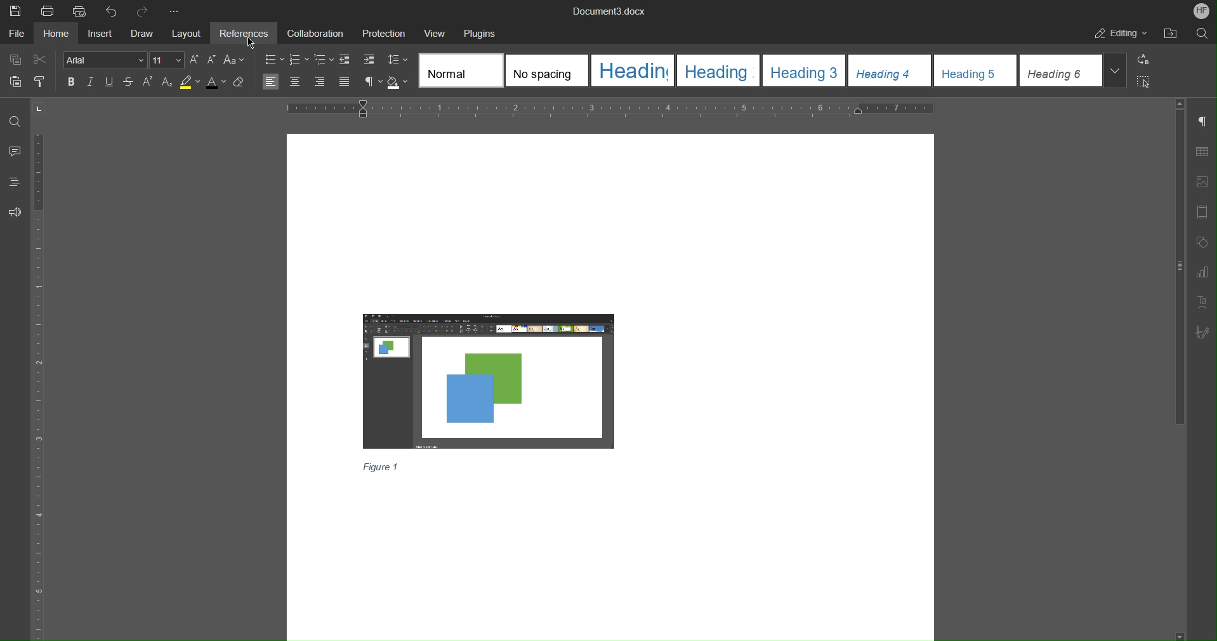  What do you see at coordinates (111, 11) in the screenshot?
I see `Undo` at bounding box center [111, 11].